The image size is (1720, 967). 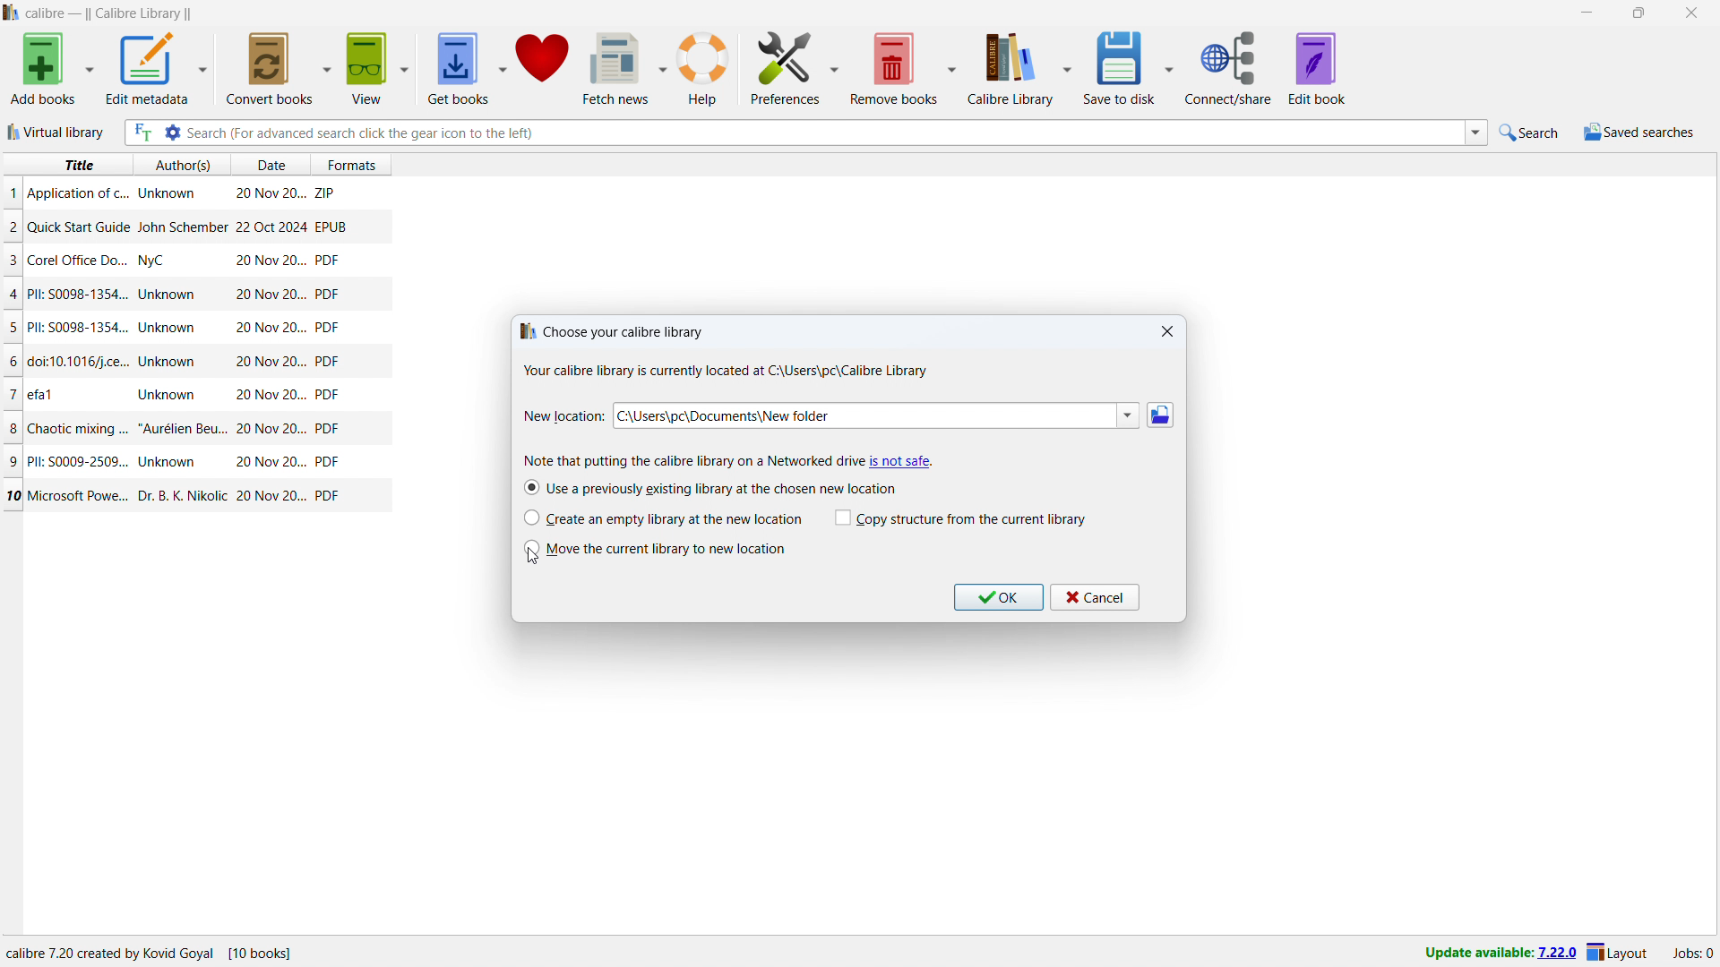 I want to click on Date, so click(x=269, y=396).